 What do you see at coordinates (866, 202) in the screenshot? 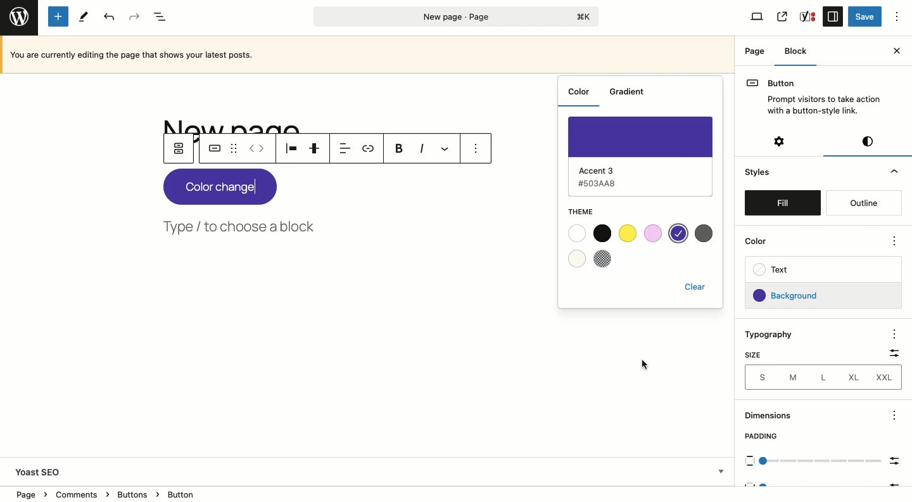
I see `Outline` at bounding box center [866, 202].